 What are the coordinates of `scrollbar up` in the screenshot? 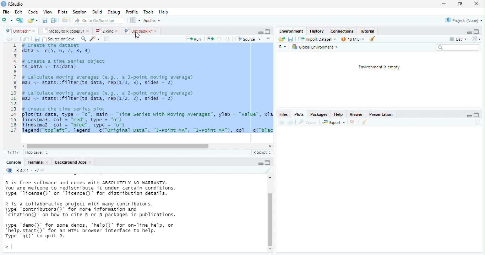 It's located at (269, 178).